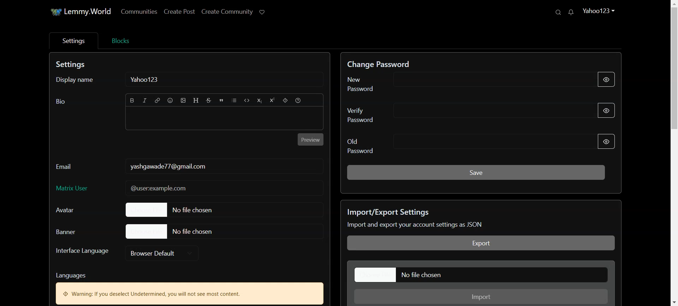 This screenshot has width=678, height=306. I want to click on Matrix User, so click(189, 189).